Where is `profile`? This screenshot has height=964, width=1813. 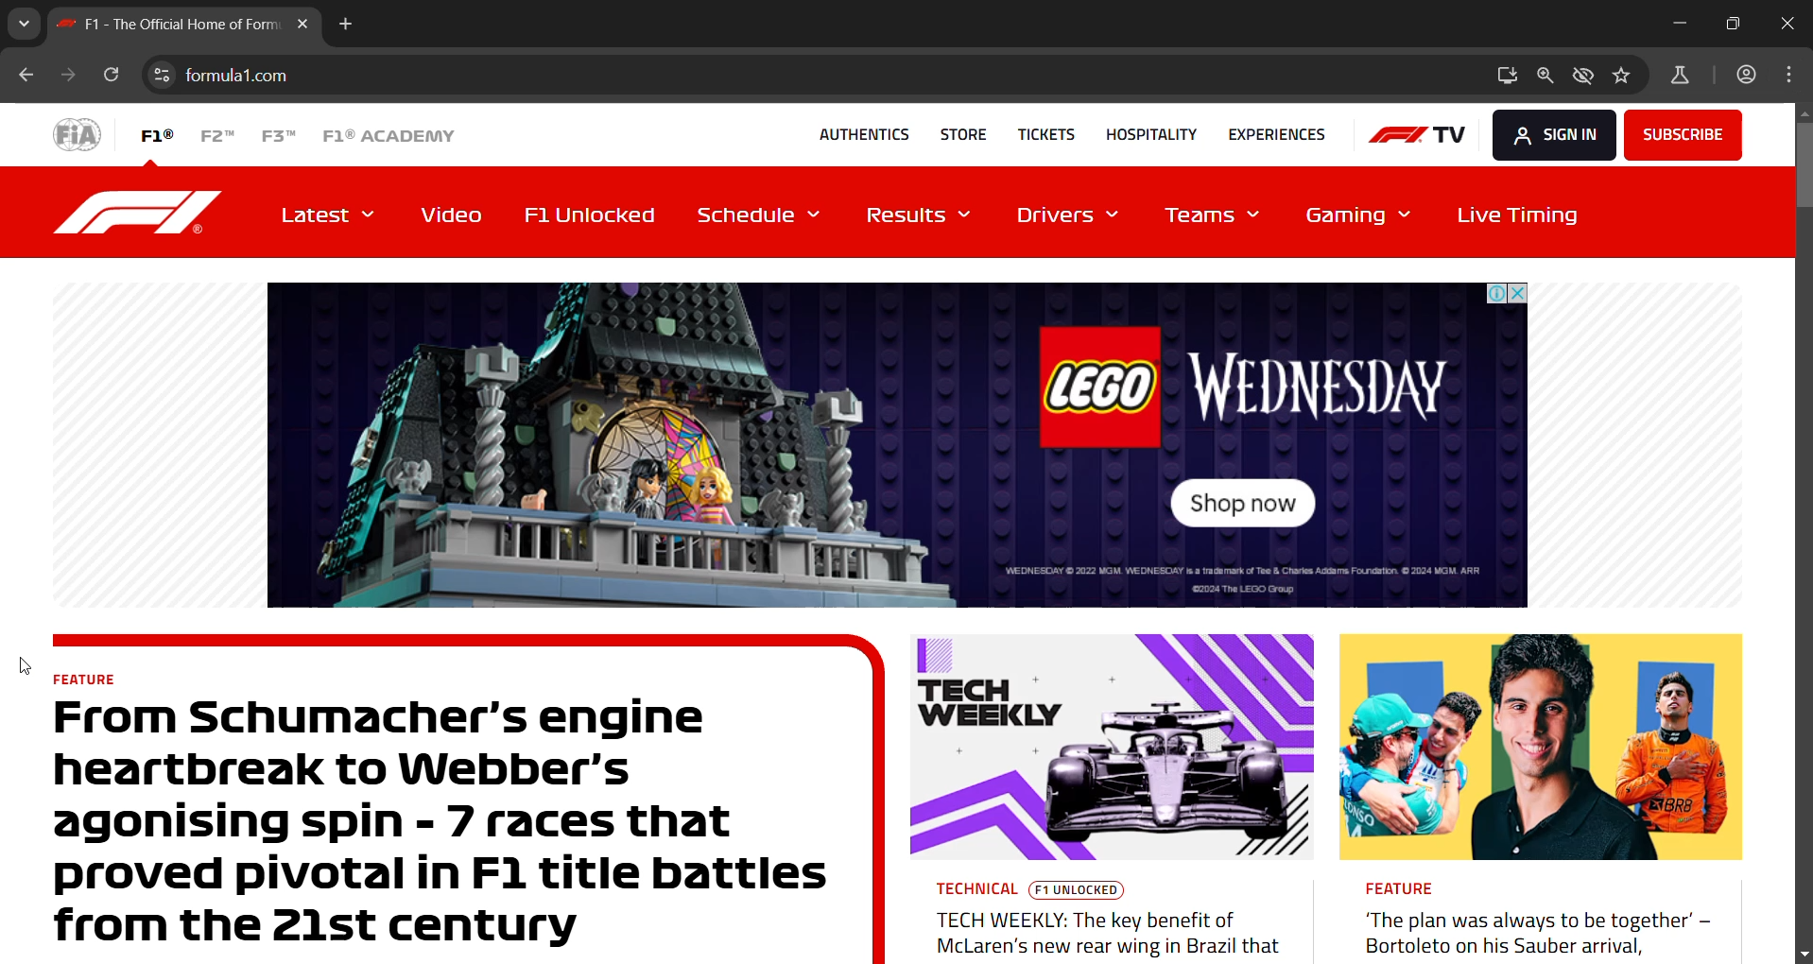
profile is located at coordinates (1751, 76).